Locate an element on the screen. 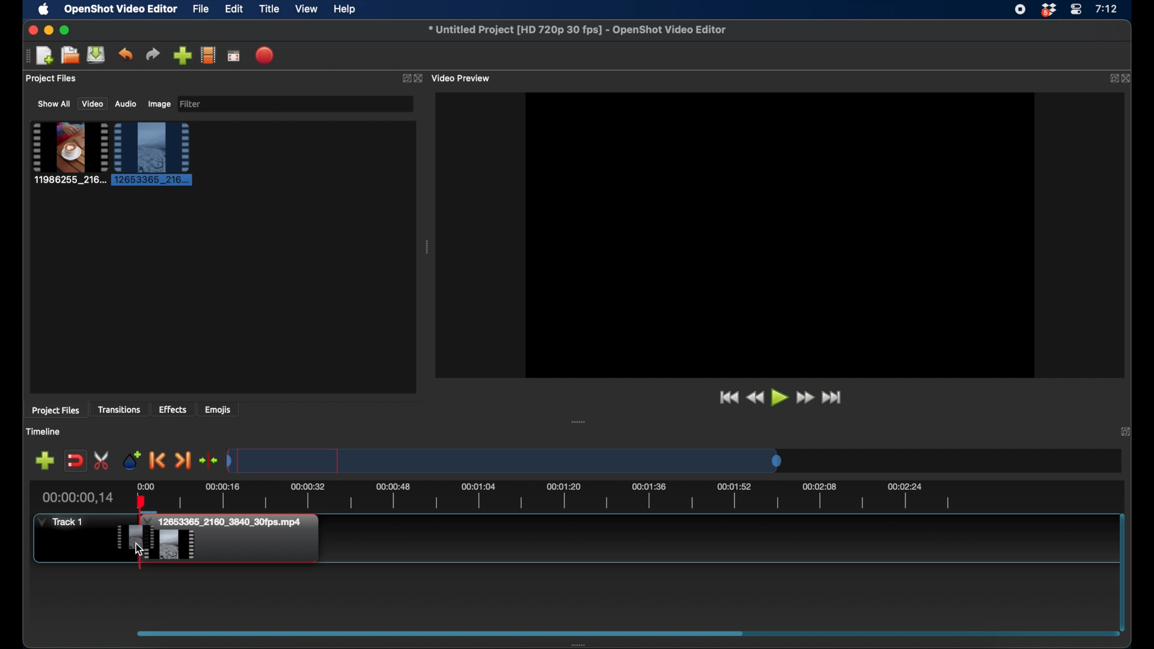 The height and width of the screenshot is (649, 1154). project files is located at coordinates (56, 411).